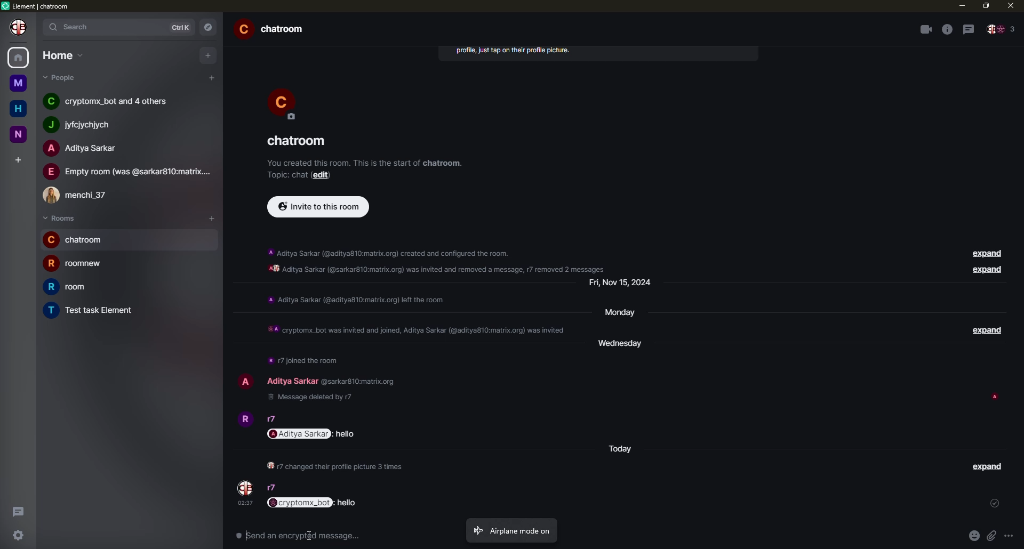 Image resolution: width=1024 pixels, height=549 pixels. I want to click on airplane mode on, so click(511, 530).